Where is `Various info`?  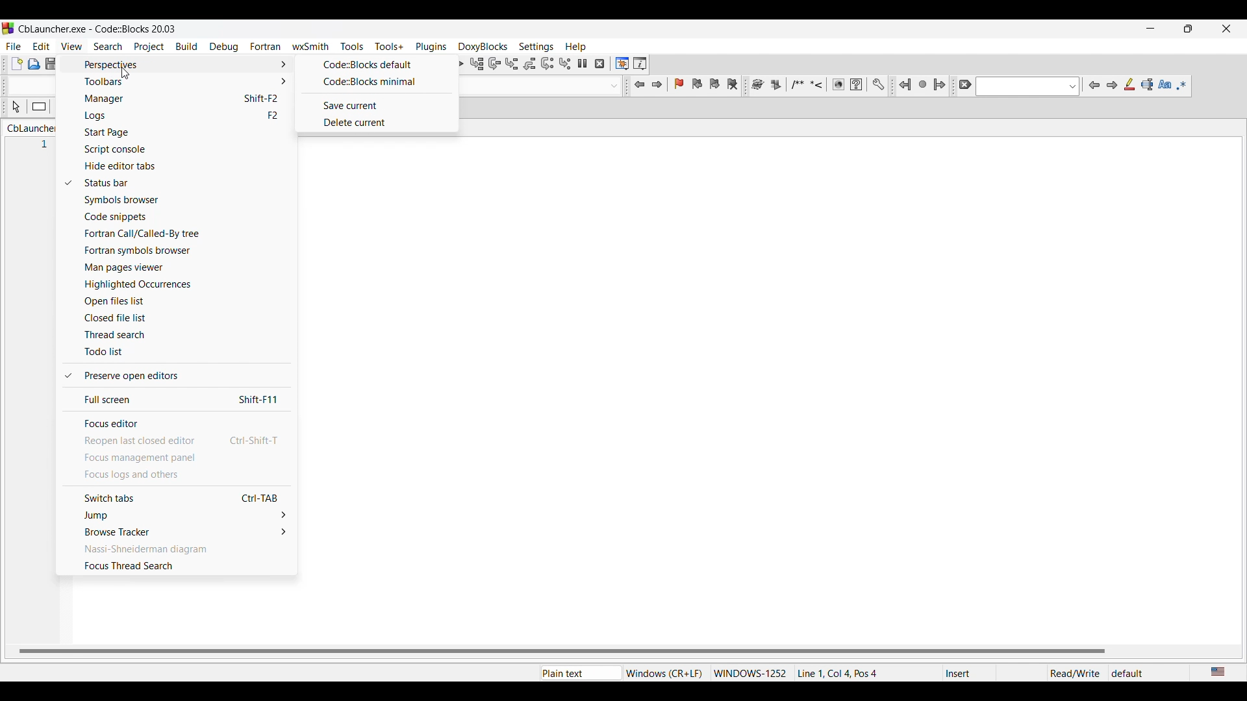 Various info is located at coordinates (640, 64).